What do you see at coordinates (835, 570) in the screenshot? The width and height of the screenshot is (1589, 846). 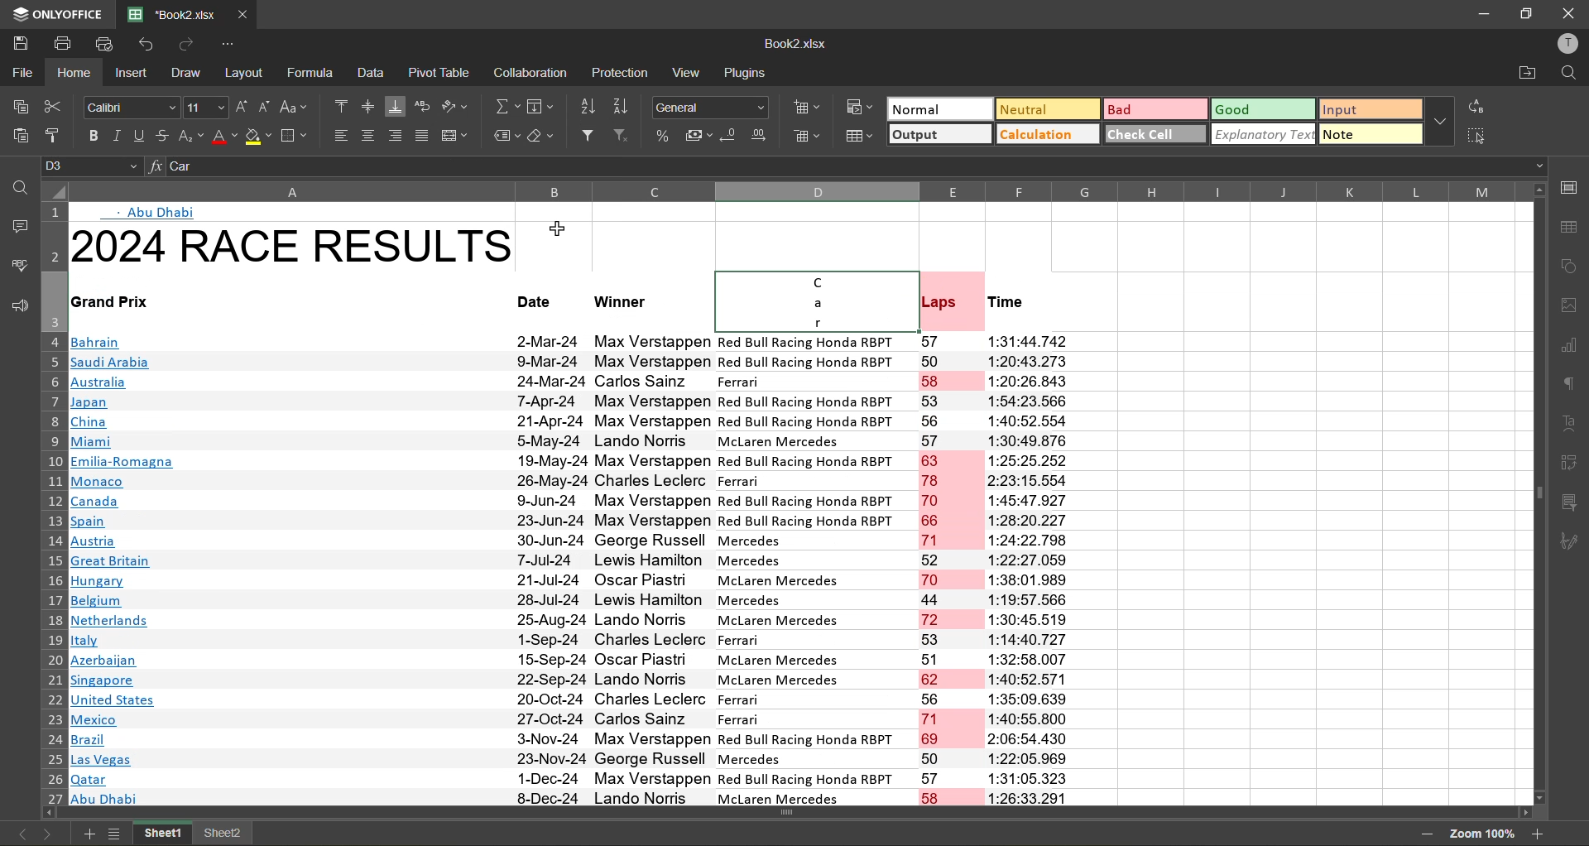 I see `Data` at bounding box center [835, 570].